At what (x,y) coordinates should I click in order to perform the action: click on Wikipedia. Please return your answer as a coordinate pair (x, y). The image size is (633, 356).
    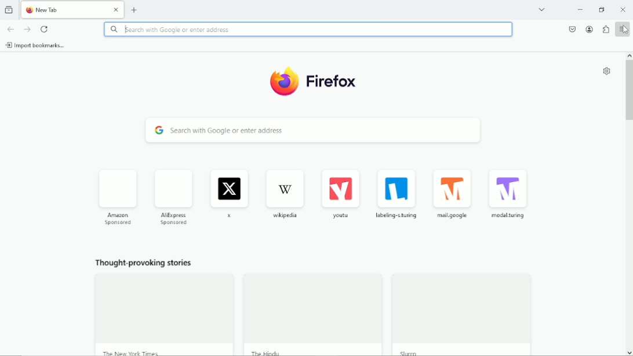
    Looking at the image, I should click on (286, 194).